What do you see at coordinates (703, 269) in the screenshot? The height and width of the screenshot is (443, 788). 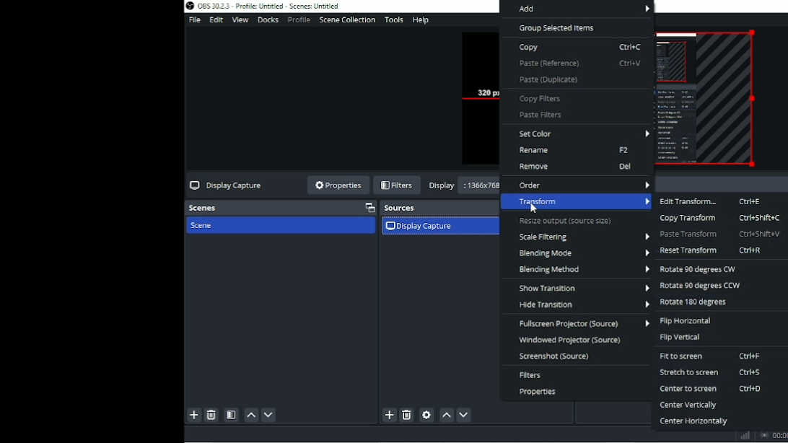 I see `Rotate 90 degrees CW` at bounding box center [703, 269].